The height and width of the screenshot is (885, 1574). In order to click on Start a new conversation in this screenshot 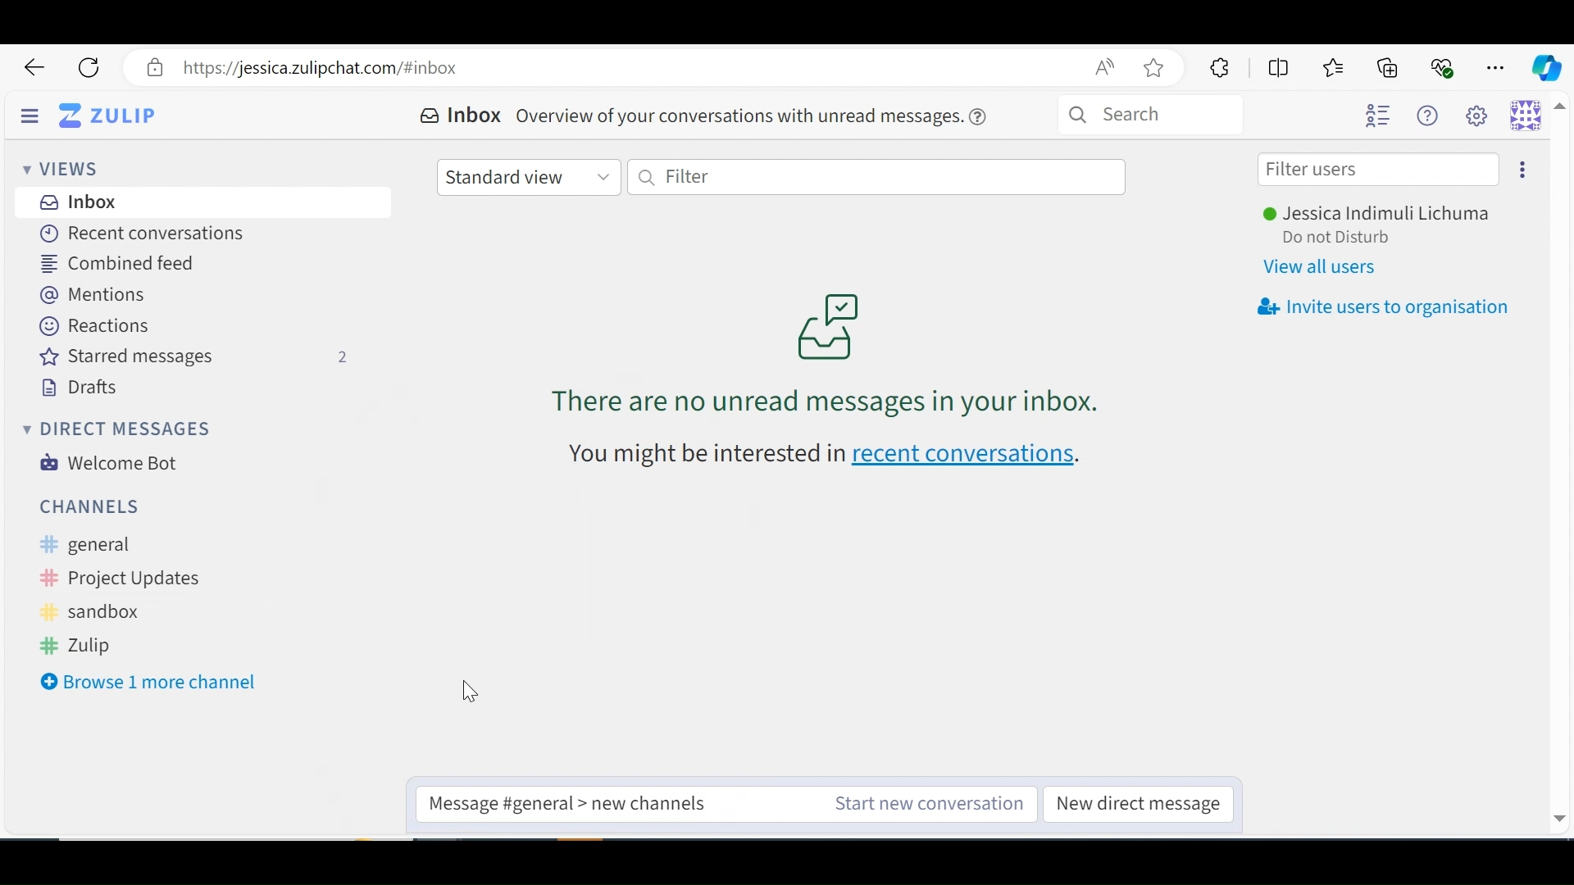, I will do `click(924, 804)`.